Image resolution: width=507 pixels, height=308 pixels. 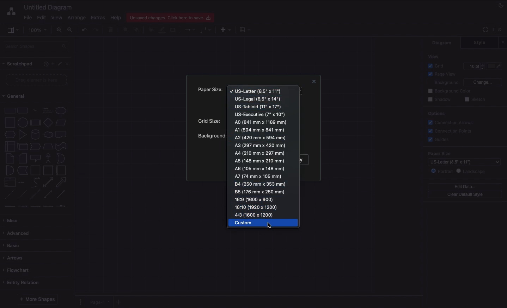 What do you see at coordinates (264, 223) in the screenshot?
I see `Custom` at bounding box center [264, 223].